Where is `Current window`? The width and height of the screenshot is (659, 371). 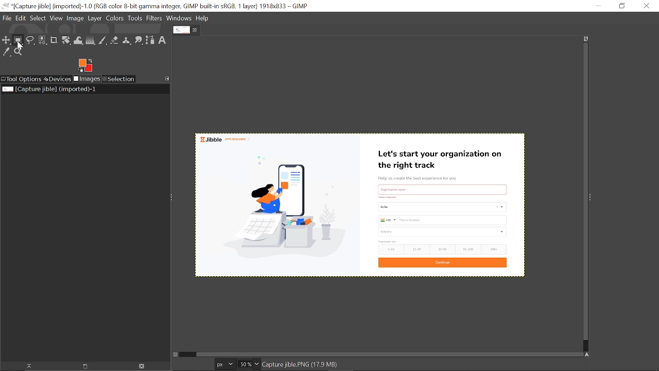 Current window is located at coordinates (159, 6).